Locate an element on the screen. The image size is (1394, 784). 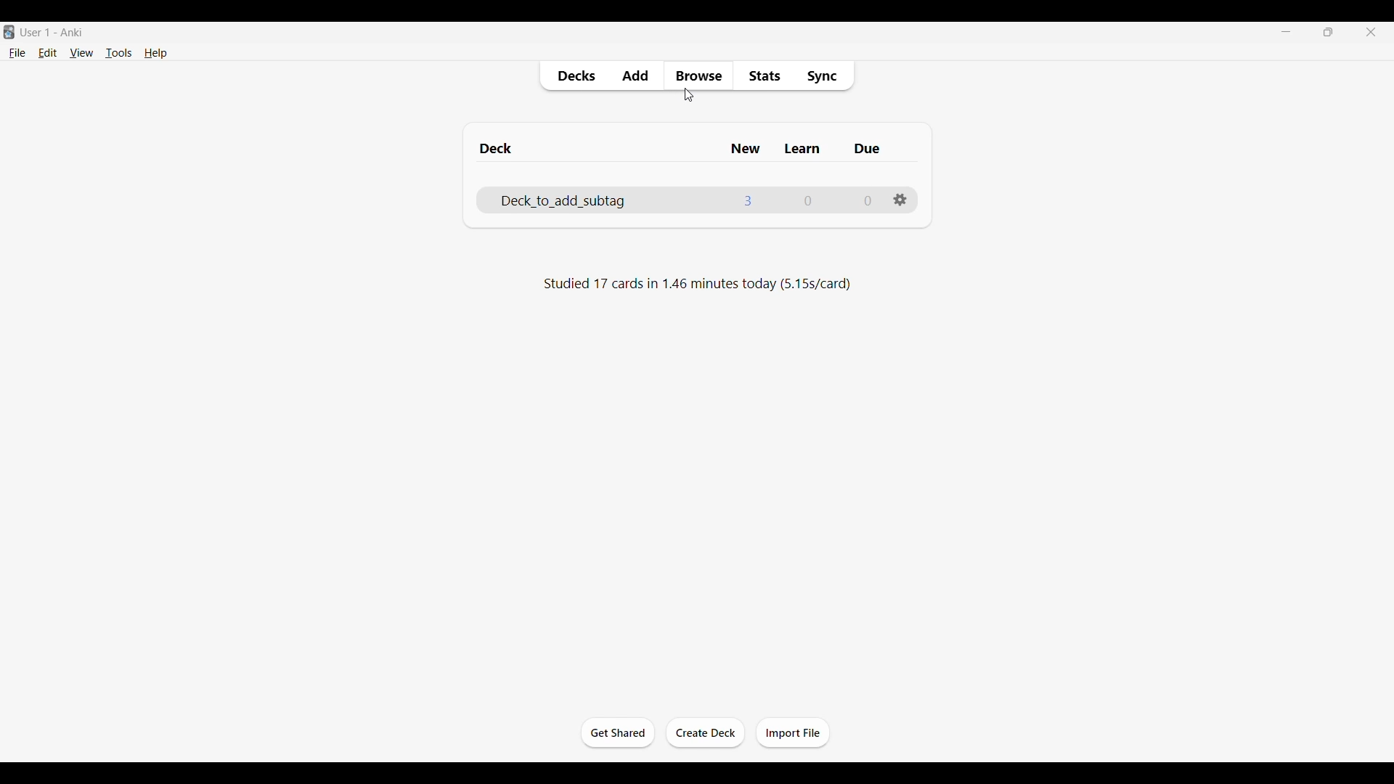
Help menu is located at coordinates (155, 53).